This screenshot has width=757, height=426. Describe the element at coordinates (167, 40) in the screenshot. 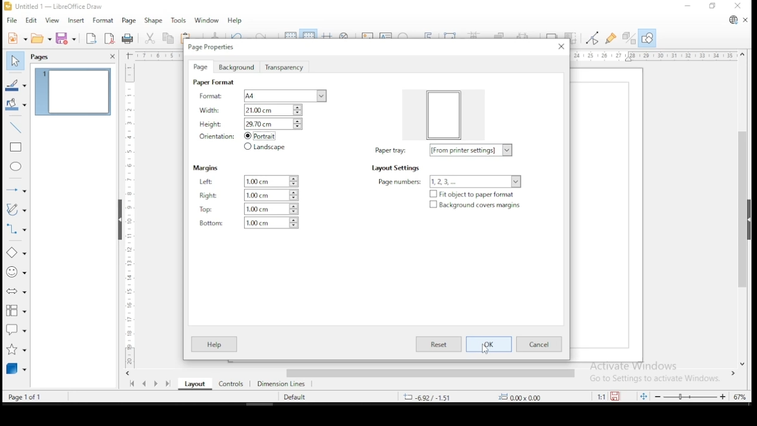

I see `copy` at that location.